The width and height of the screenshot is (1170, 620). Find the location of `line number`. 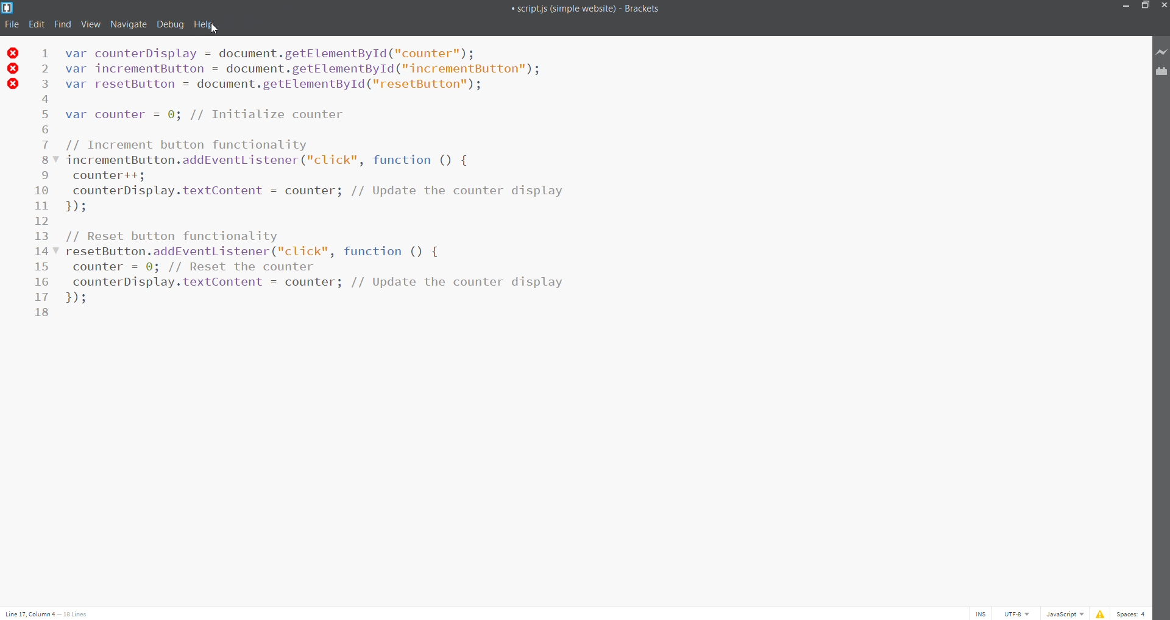

line number is located at coordinates (47, 181).